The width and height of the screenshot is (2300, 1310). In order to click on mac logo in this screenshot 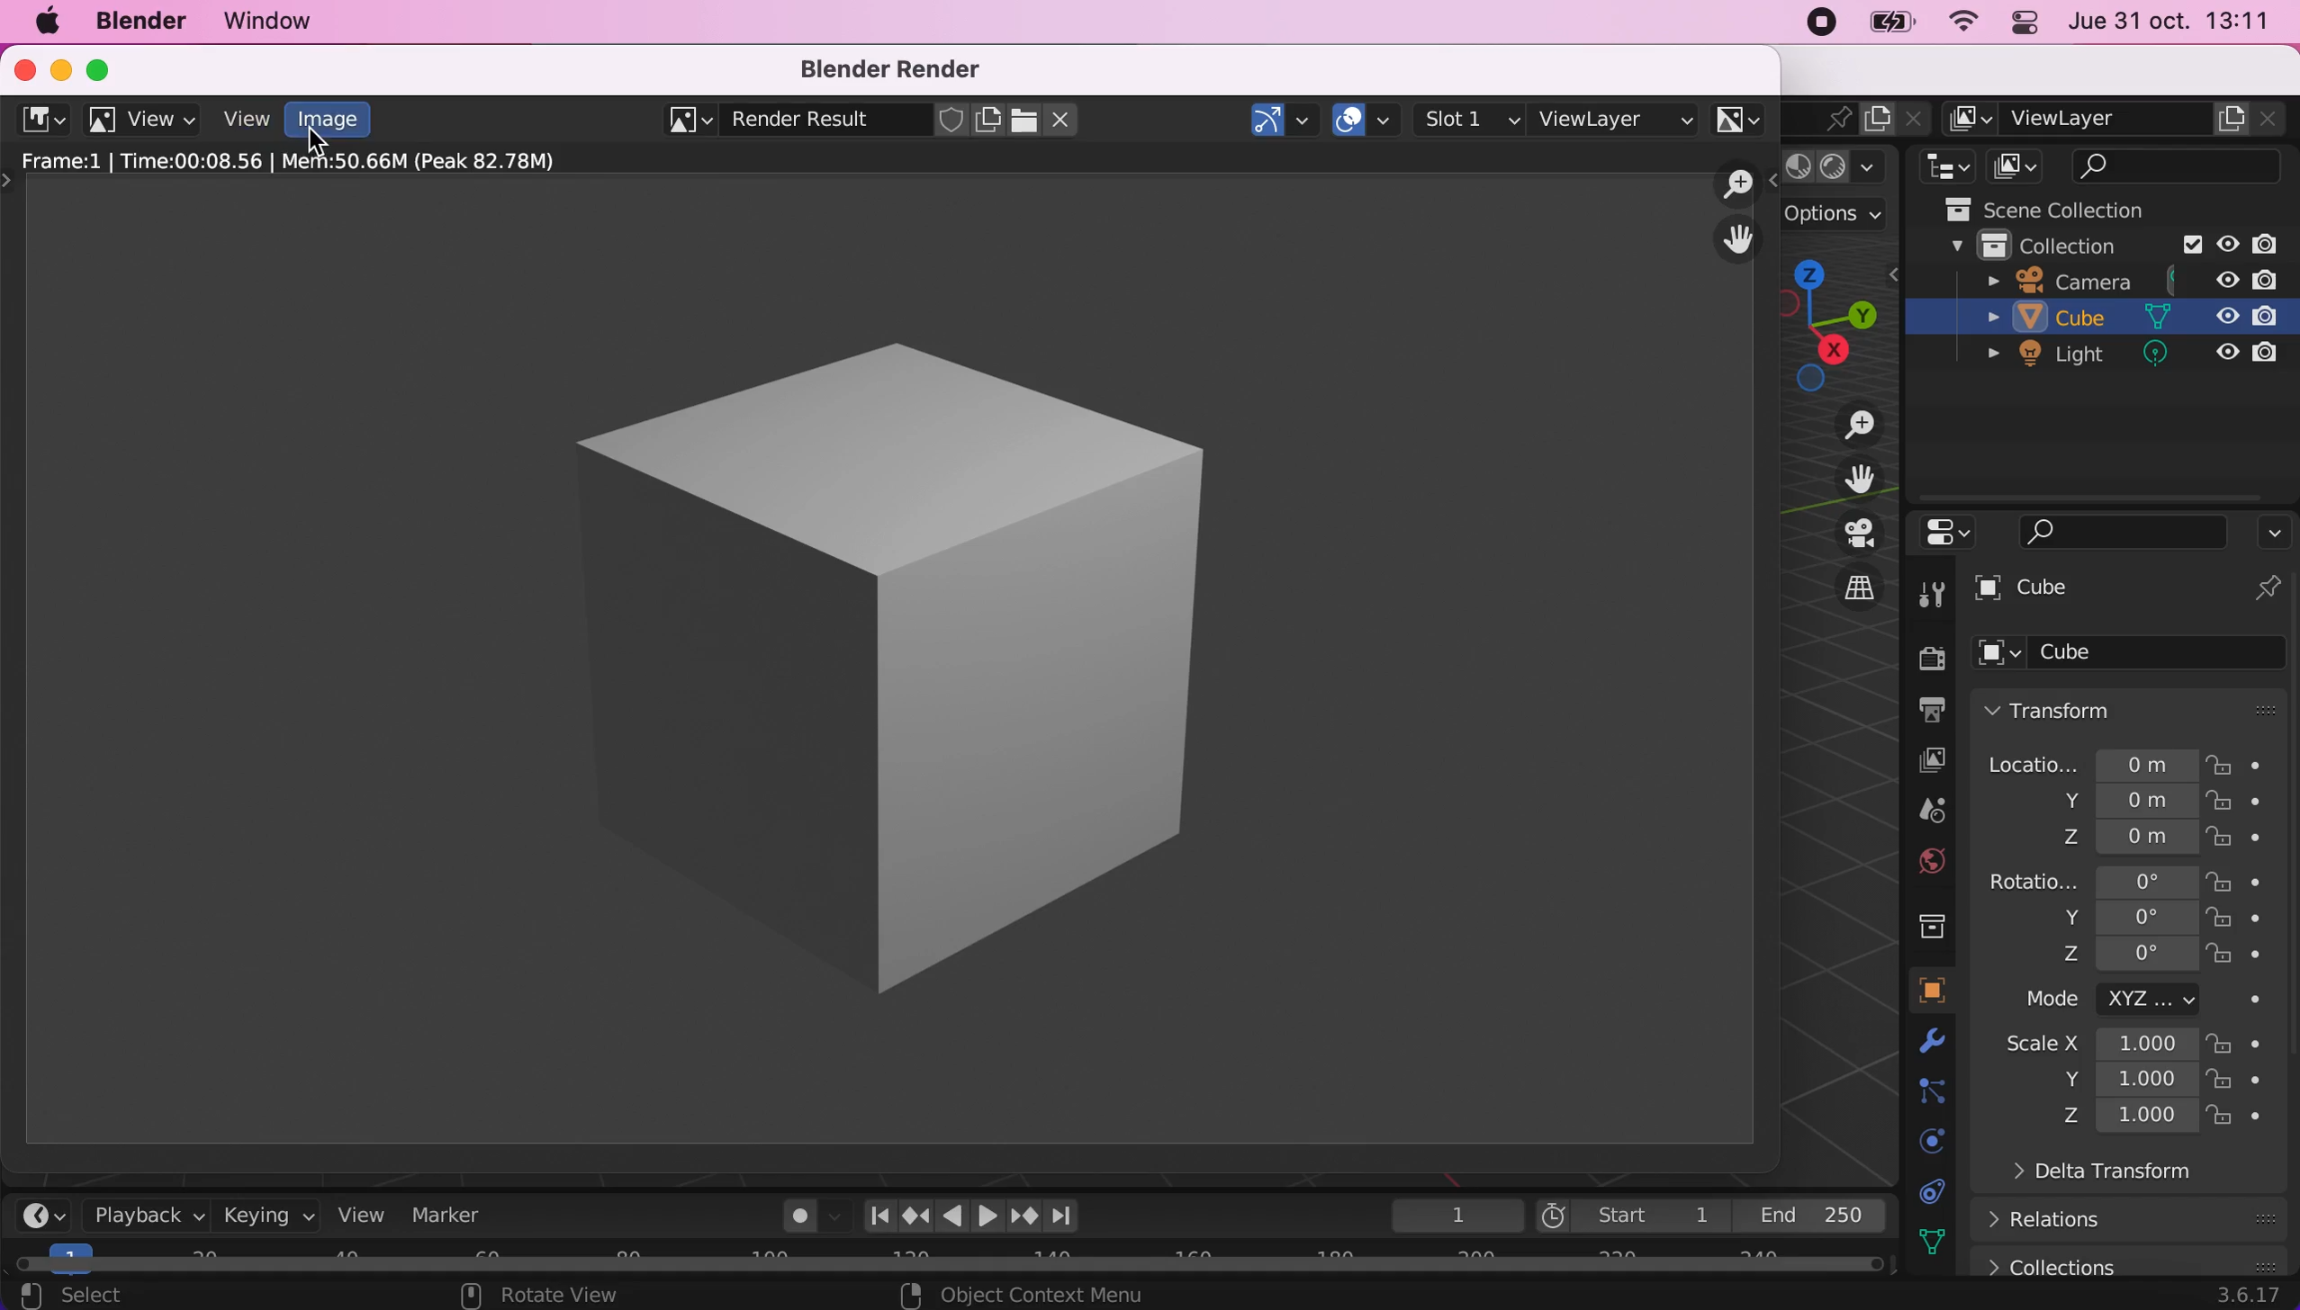, I will do `click(41, 22)`.